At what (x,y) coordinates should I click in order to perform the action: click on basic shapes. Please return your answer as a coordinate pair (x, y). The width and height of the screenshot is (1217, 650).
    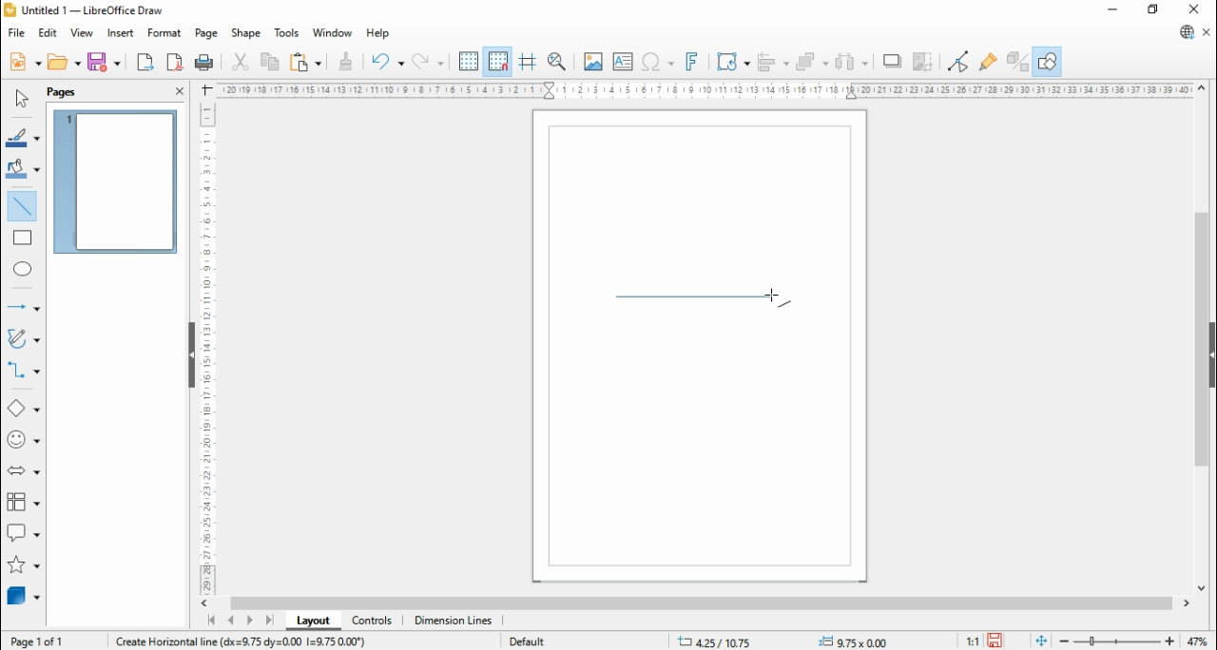
    Looking at the image, I should click on (23, 409).